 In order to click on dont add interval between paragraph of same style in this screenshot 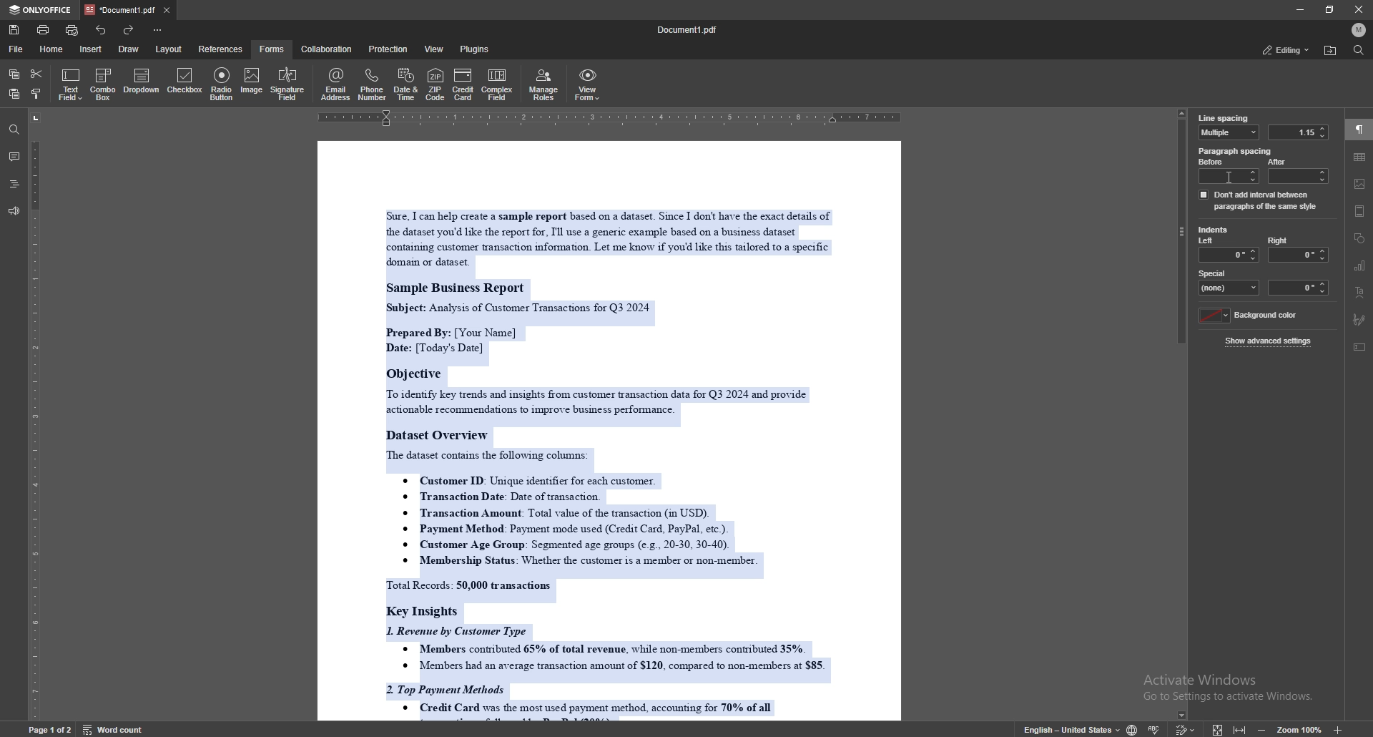, I will do `click(1259, 200)`.